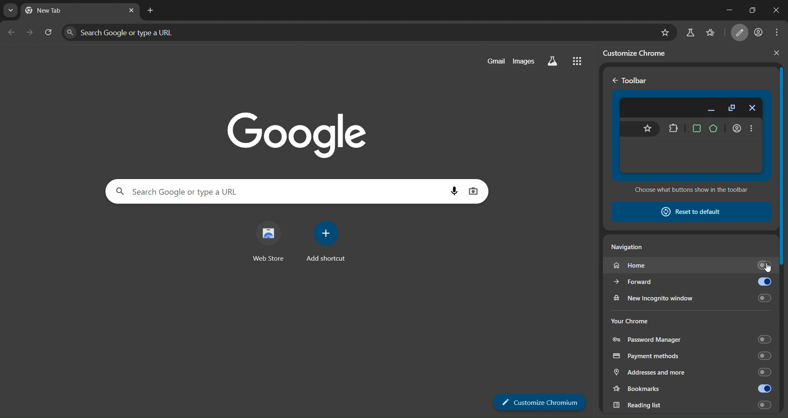 The height and width of the screenshot is (418, 788). What do you see at coordinates (475, 190) in the screenshot?
I see `image search` at bounding box center [475, 190].